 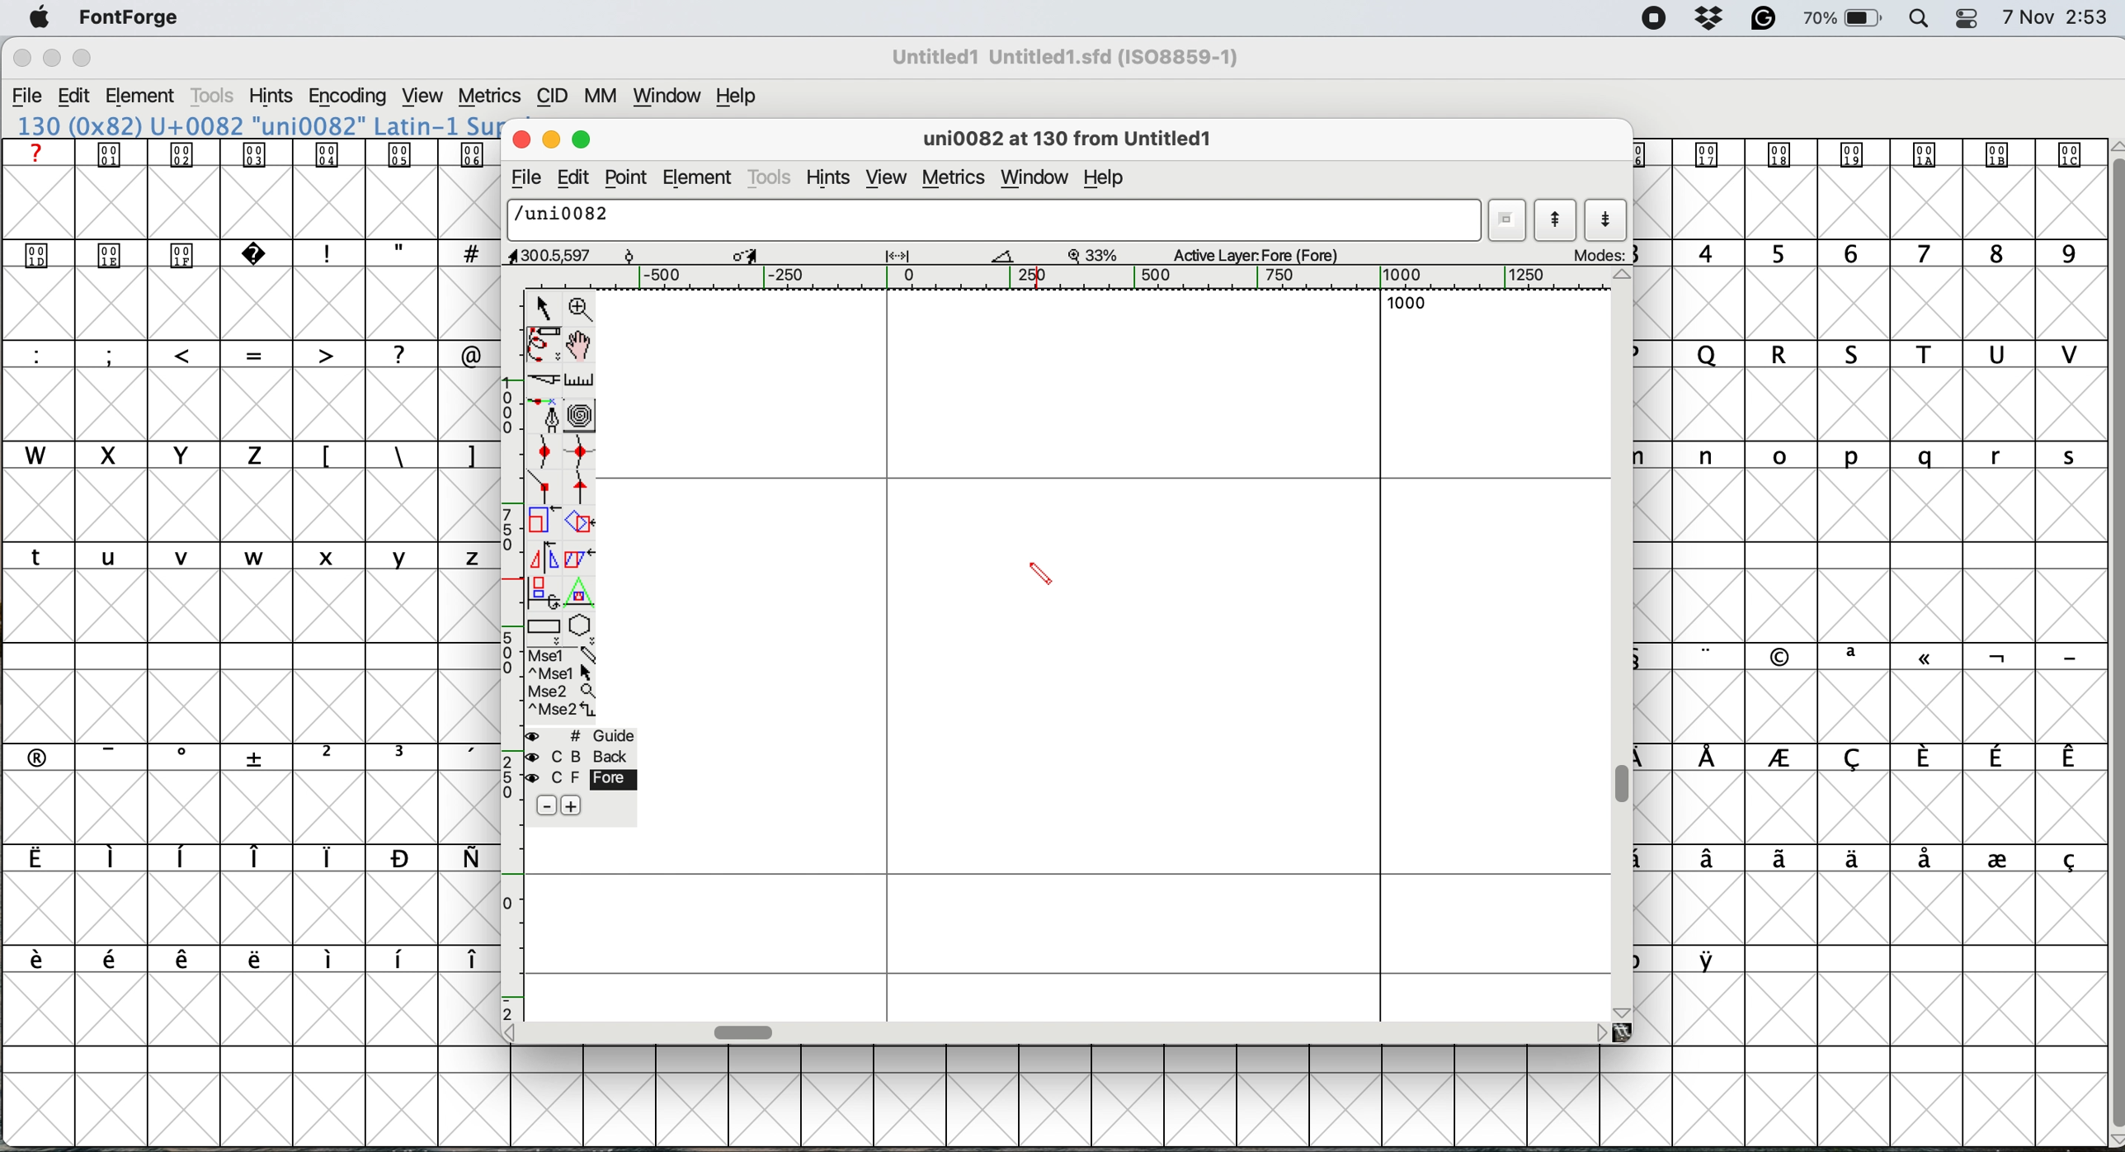 I want to click on cursor, so click(x=1045, y=574).